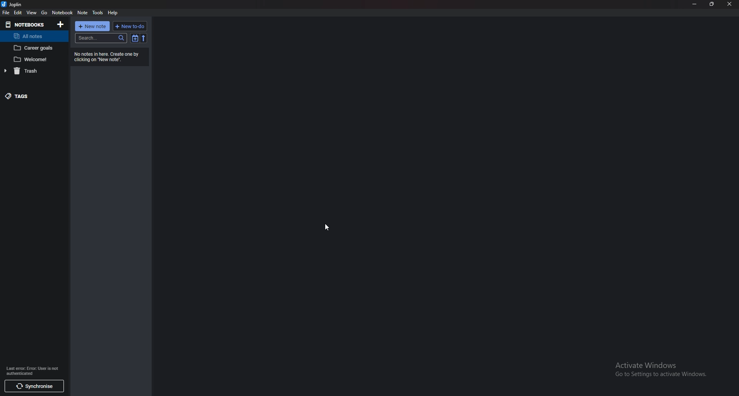 Image resolution: width=739 pixels, height=396 pixels. Describe the element at coordinates (730, 4) in the screenshot. I see `close` at that location.